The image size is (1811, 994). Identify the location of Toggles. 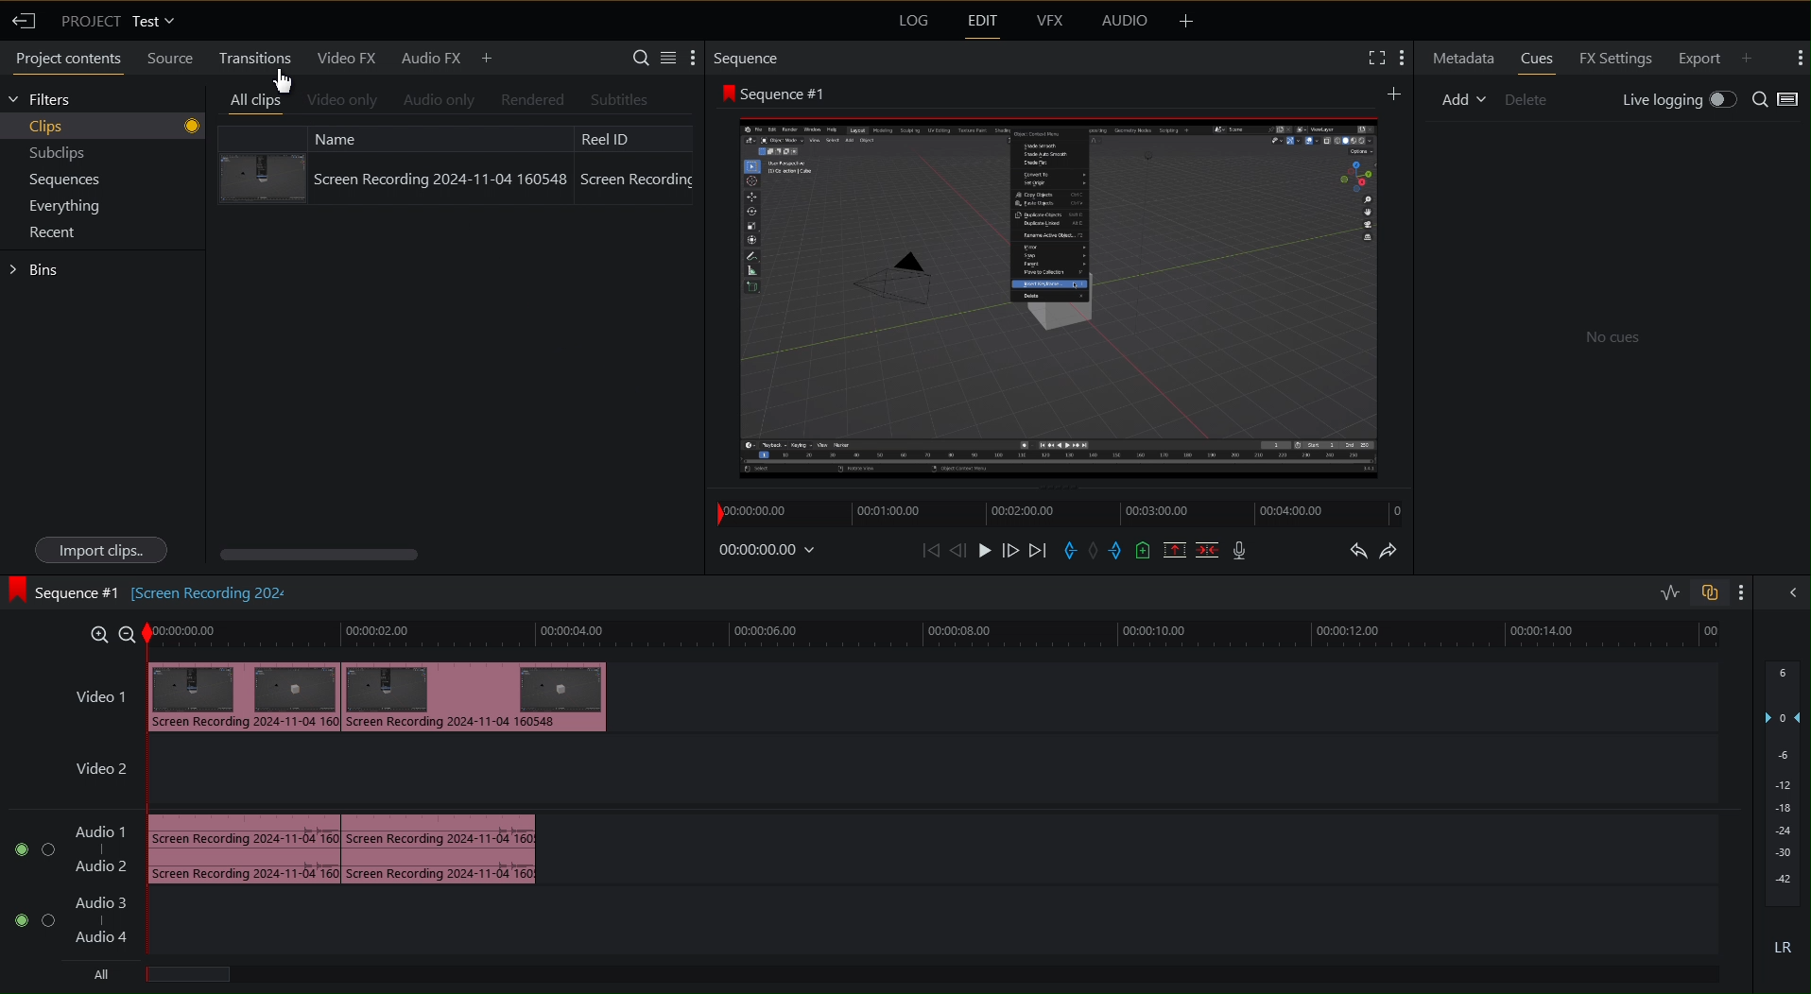
(1686, 592).